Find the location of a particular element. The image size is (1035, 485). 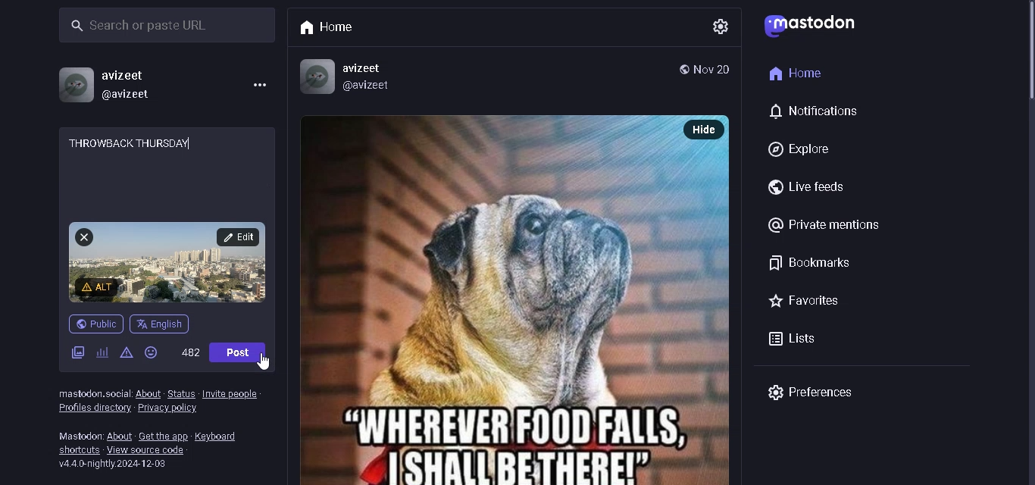

hide is located at coordinates (703, 130).